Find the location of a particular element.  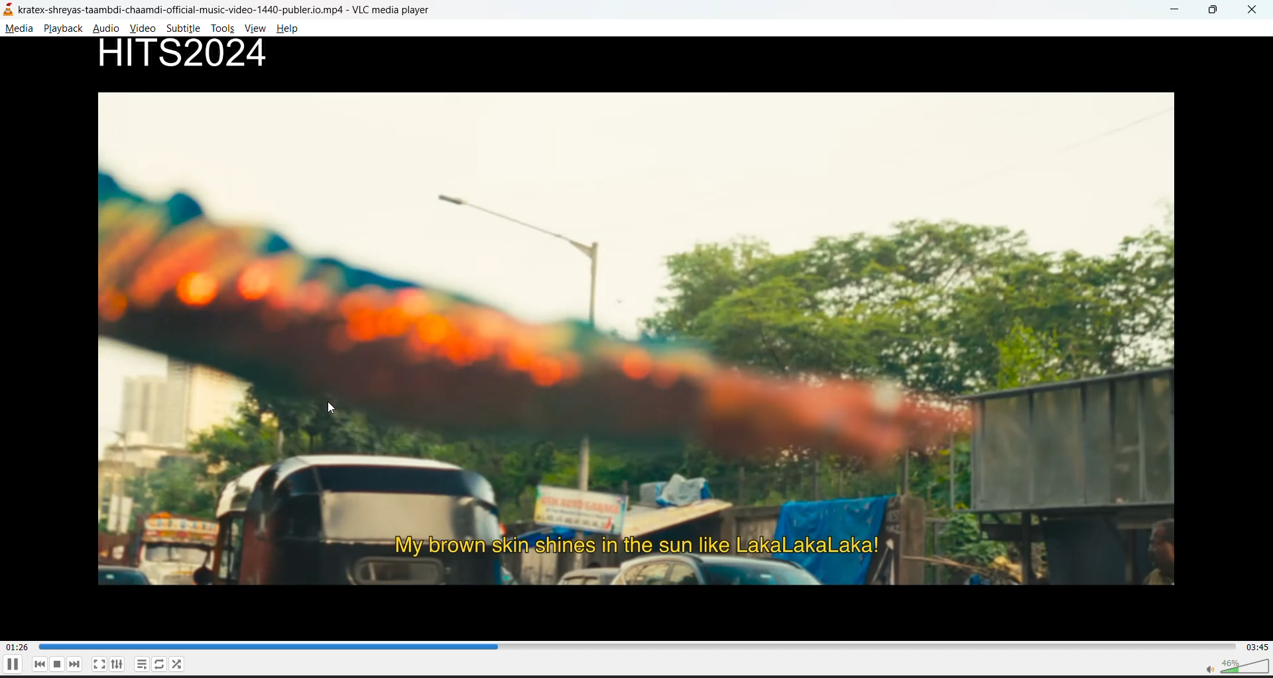

loop is located at coordinates (158, 665).